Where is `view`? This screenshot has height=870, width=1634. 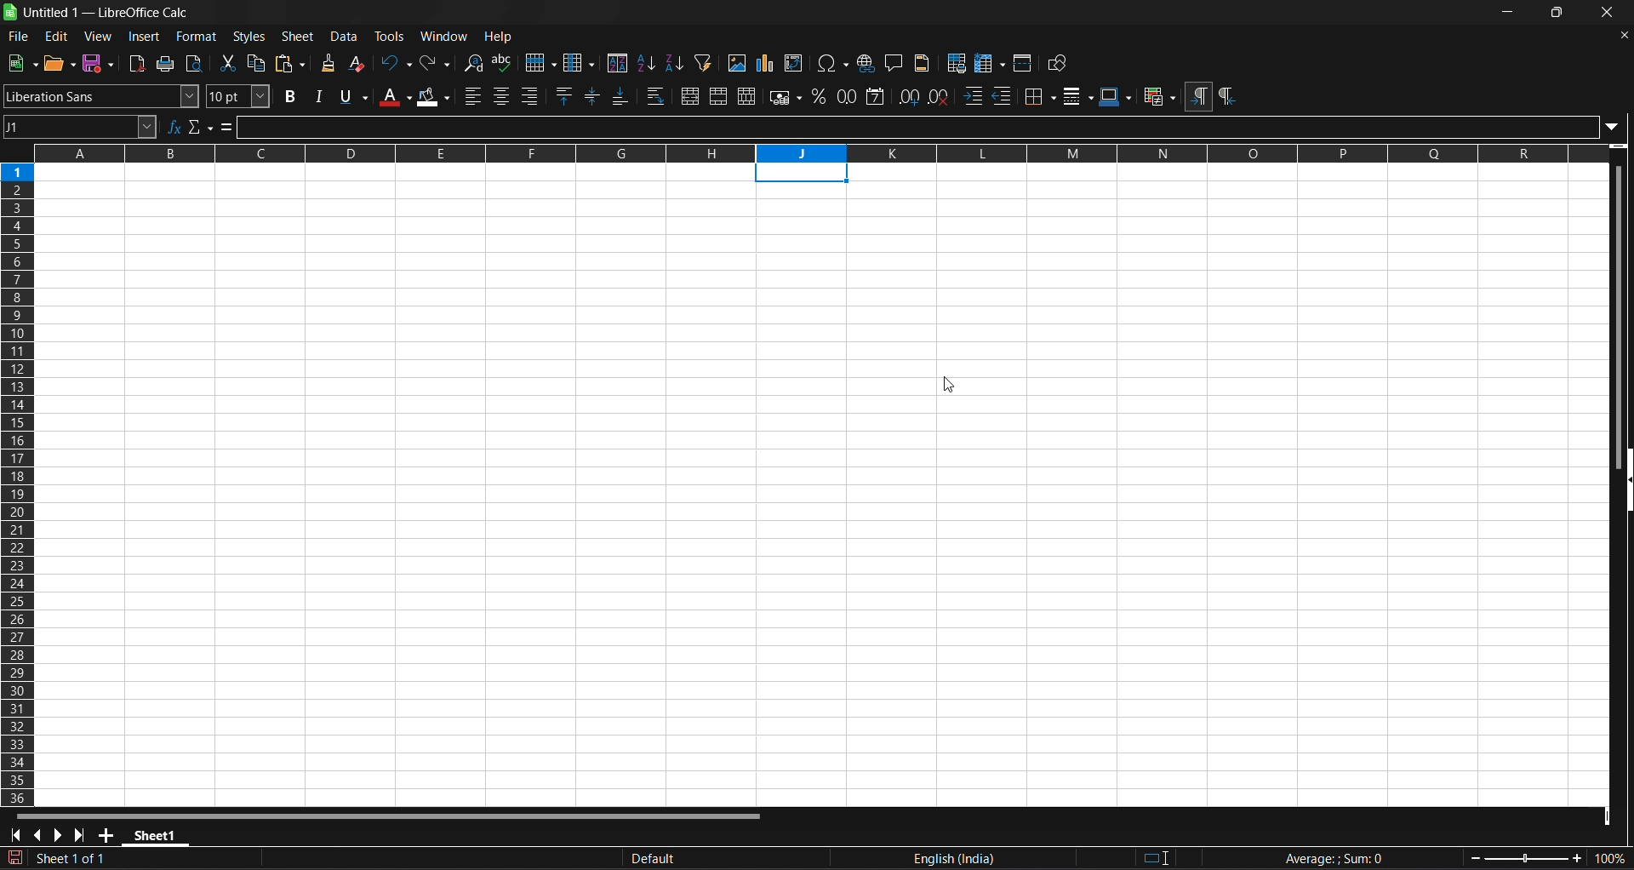 view is located at coordinates (96, 35).